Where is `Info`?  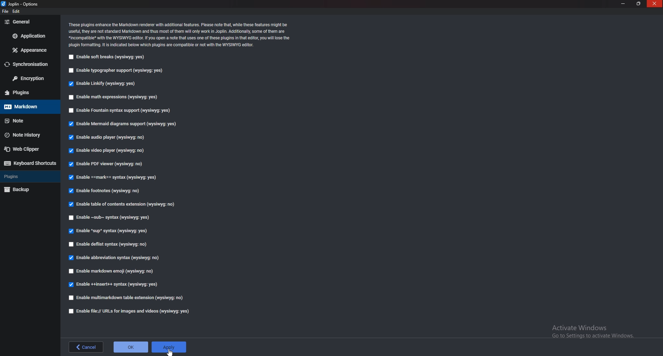 Info is located at coordinates (182, 34).